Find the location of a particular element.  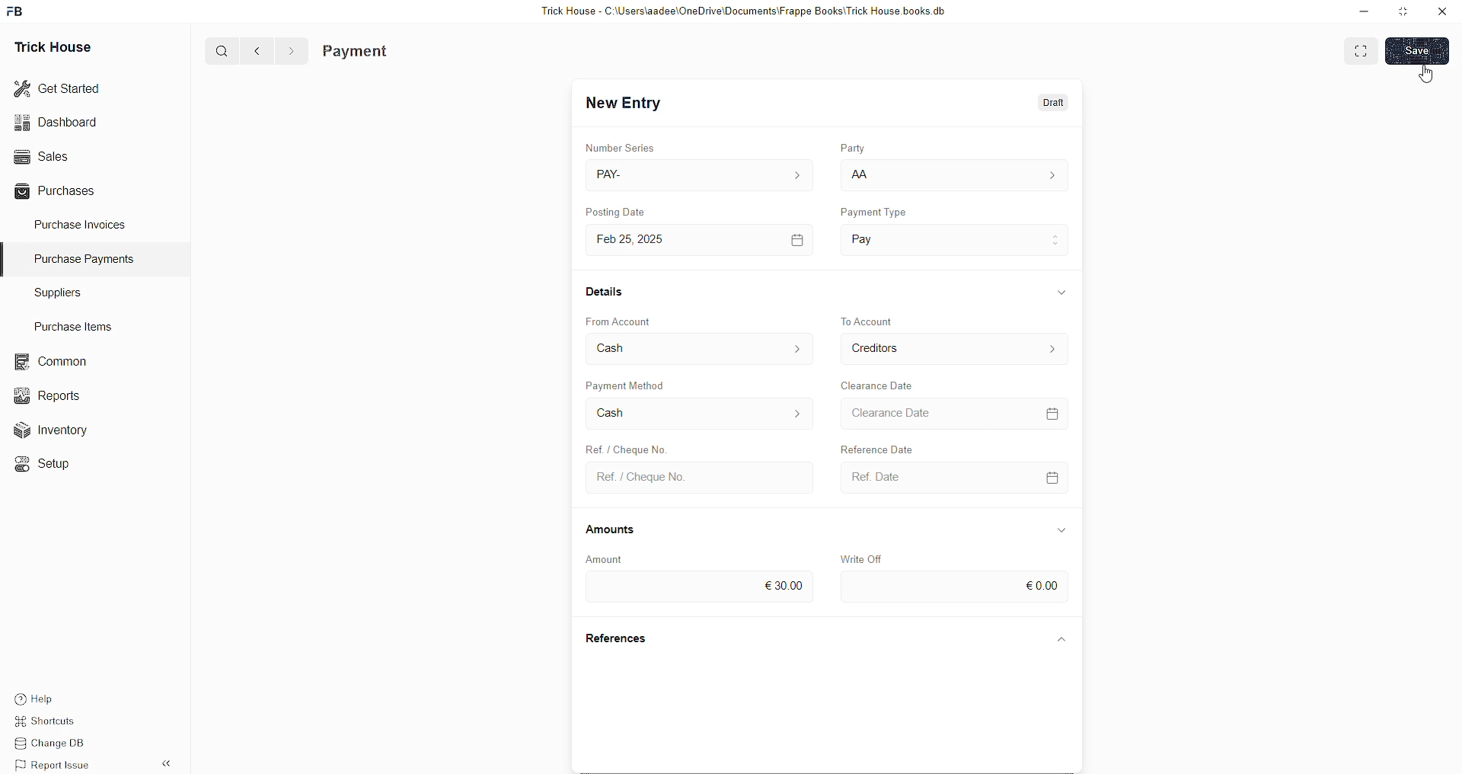

cursor is located at coordinates (1425, 74).